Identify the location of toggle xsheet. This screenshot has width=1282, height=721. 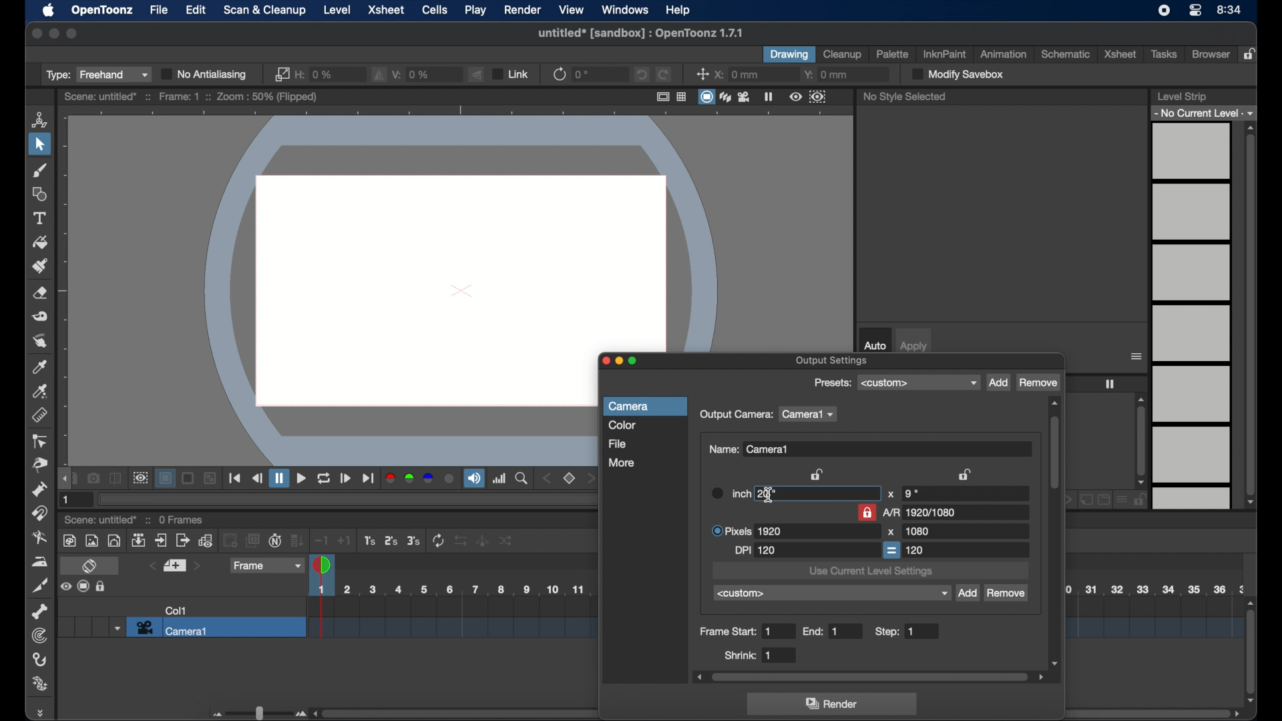
(91, 567).